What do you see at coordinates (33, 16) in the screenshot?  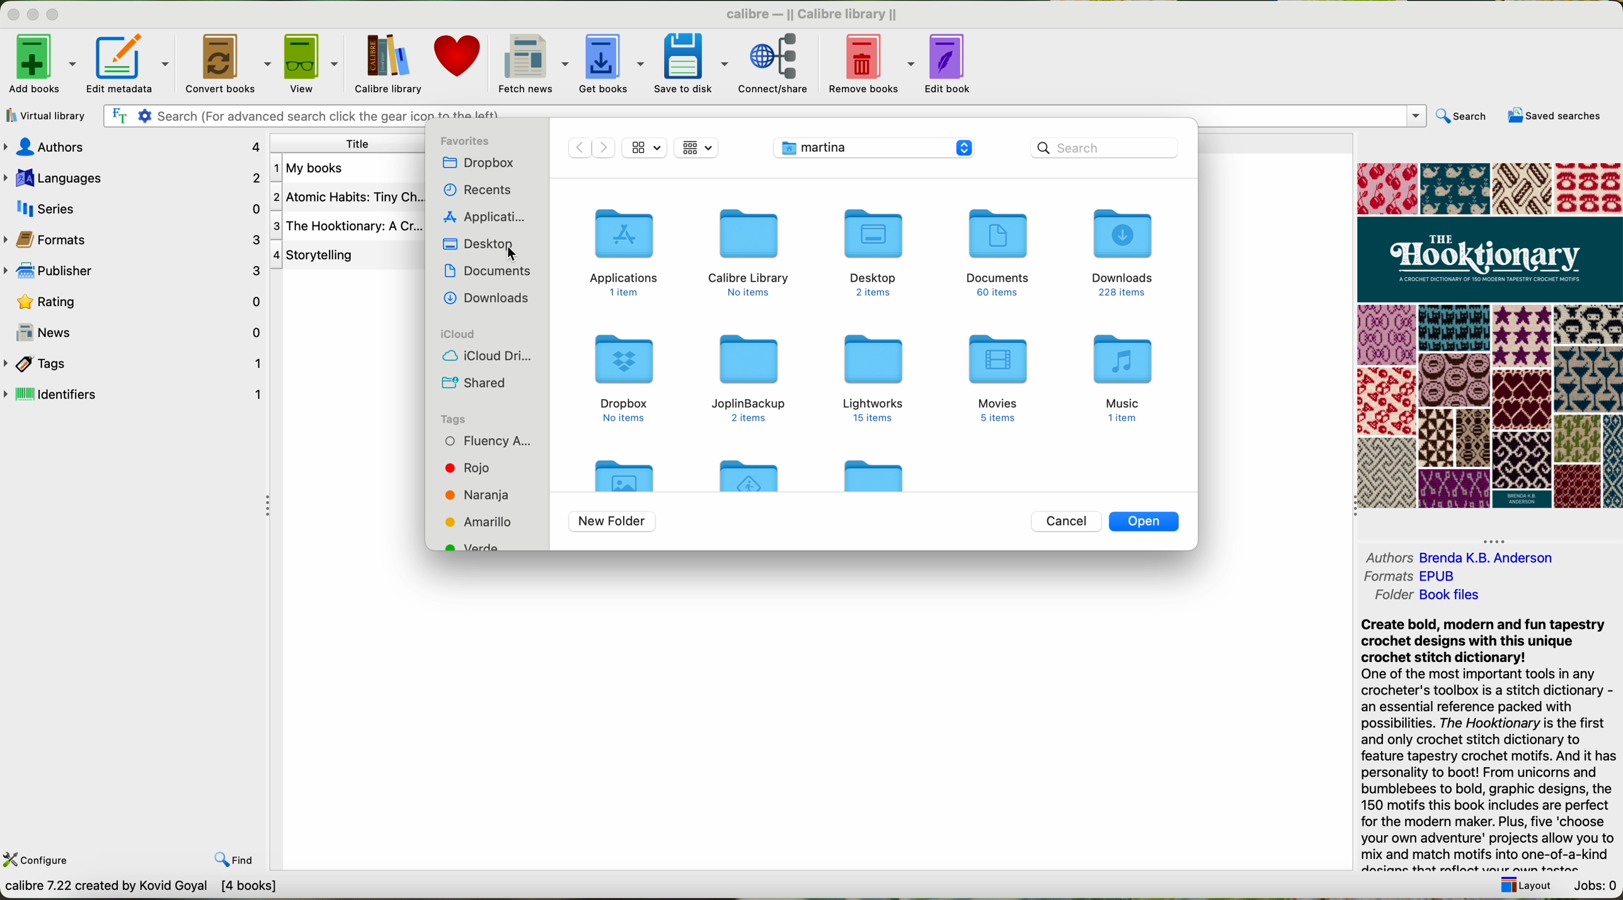 I see `minimize Calibre` at bounding box center [33, 16].